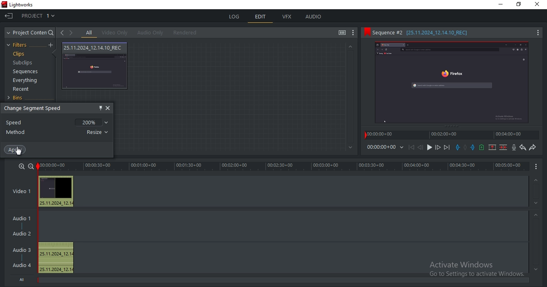 This screenshot has height=287, width=547. I want to click on add a out mark, so click(473, 147).